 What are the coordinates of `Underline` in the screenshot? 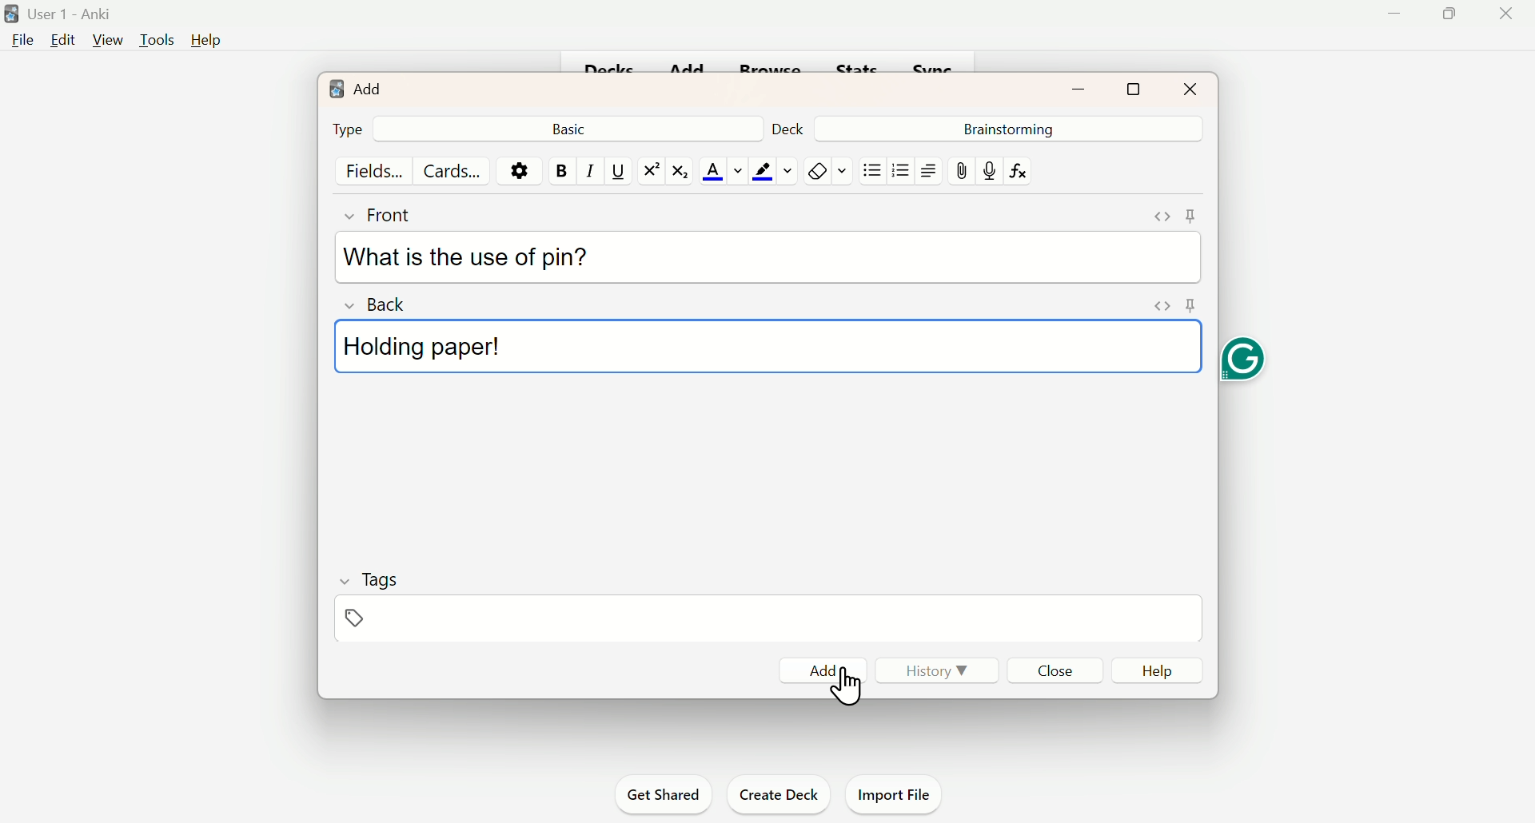 It's located at (617, 169).